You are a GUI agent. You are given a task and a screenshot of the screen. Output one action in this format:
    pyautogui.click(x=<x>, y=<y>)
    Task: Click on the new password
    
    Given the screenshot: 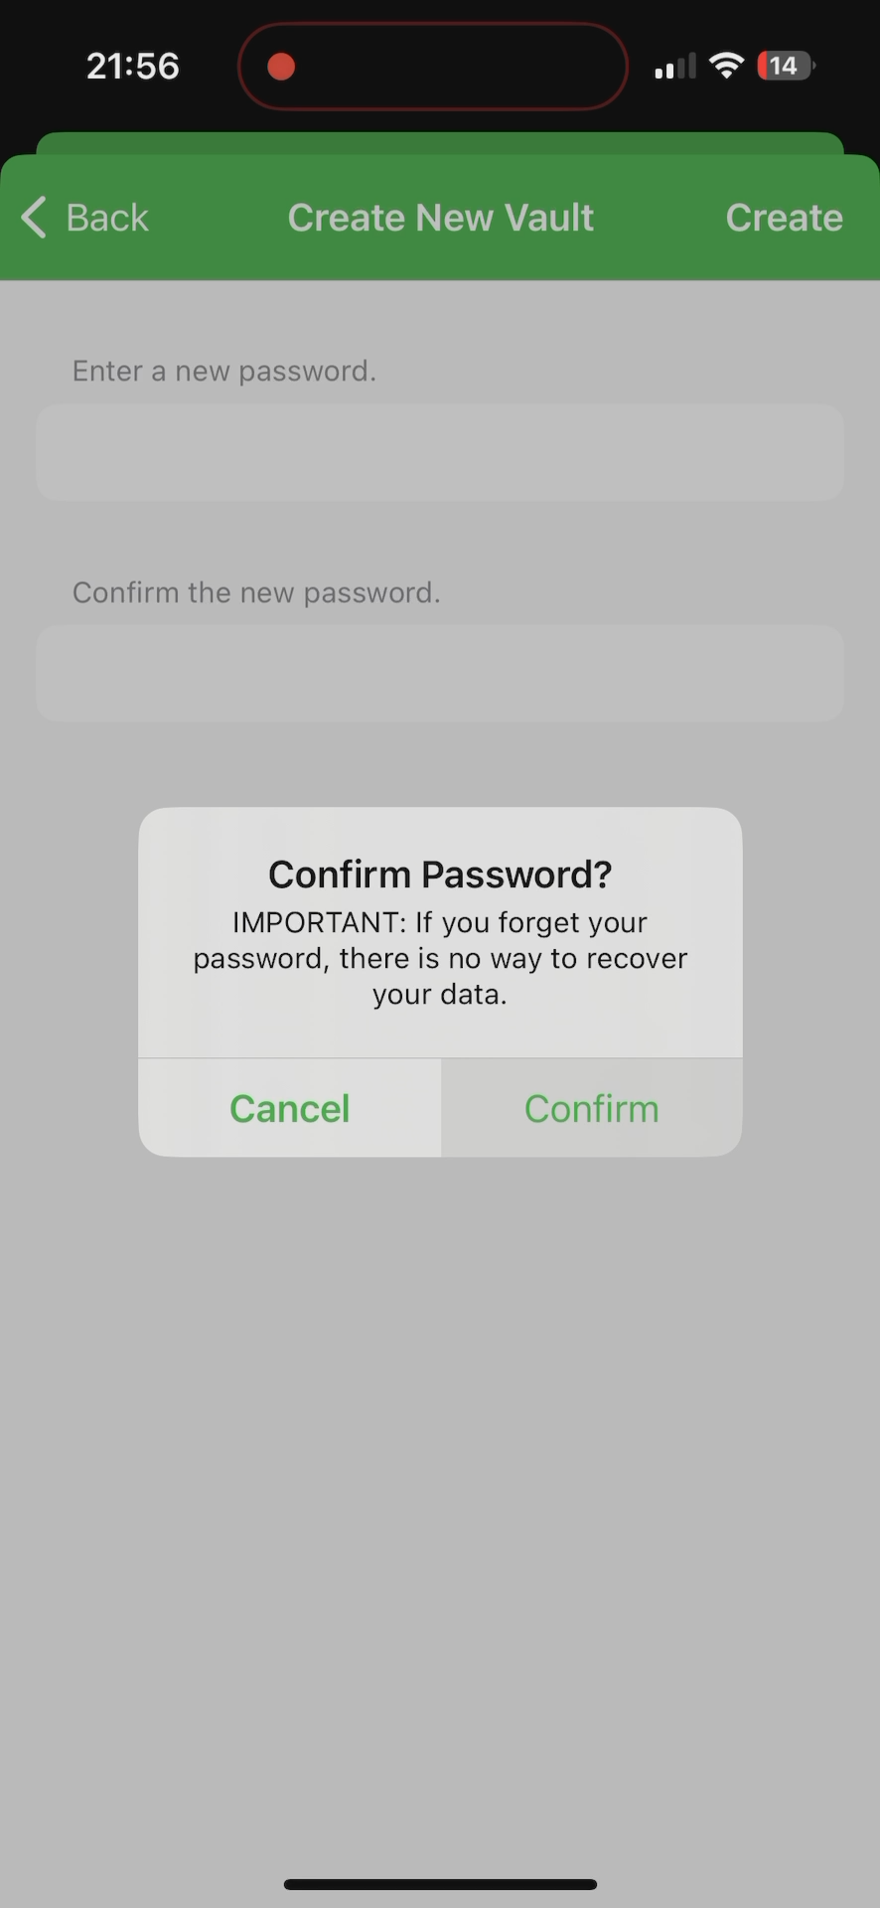 What is the action you would take?
    pyautogui.click(x=442, y=686)
    